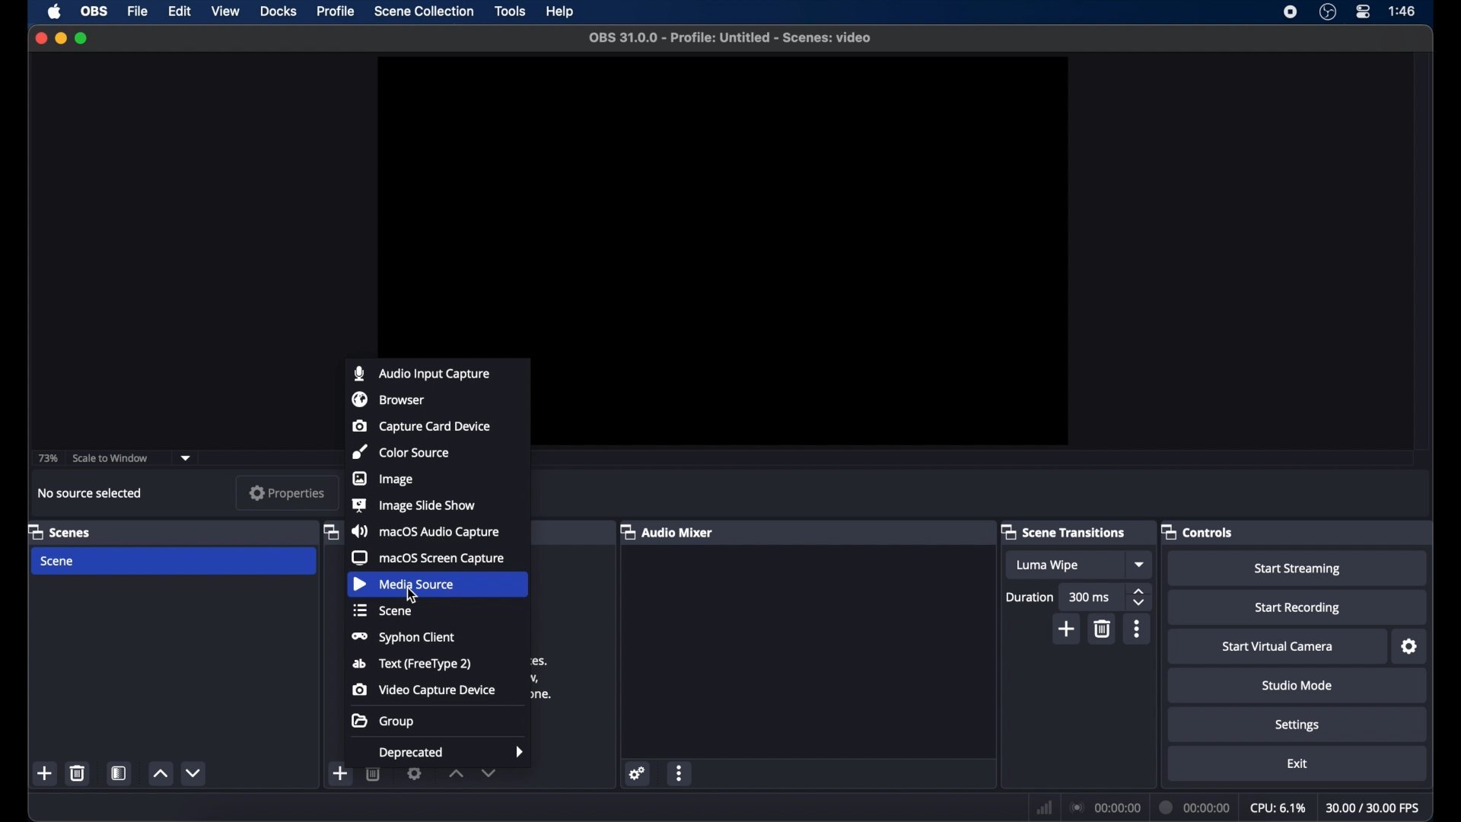  Describe the element at coordinates (543, 679) in the screenshot. I see `obscure text` at that location.